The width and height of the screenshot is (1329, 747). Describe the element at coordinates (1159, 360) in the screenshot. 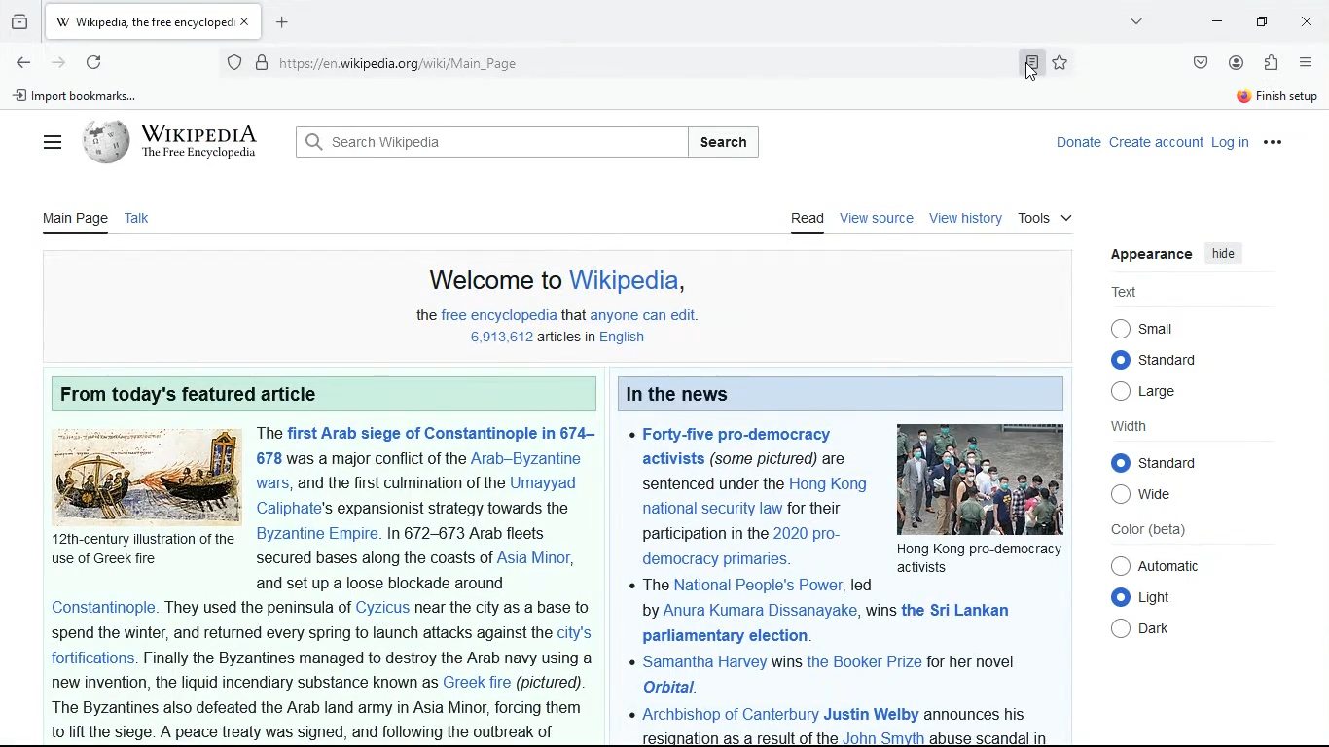

I see `standard` at that location.